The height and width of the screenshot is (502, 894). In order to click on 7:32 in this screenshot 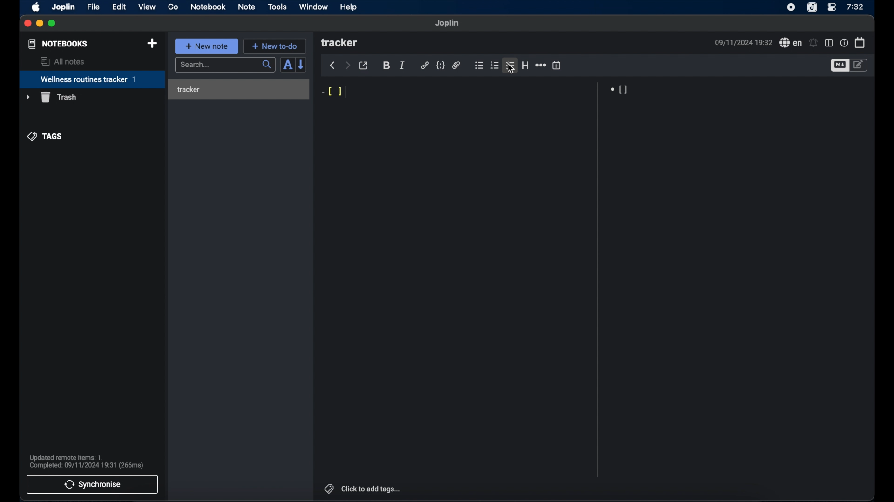, I will do `click(854, 7)`.